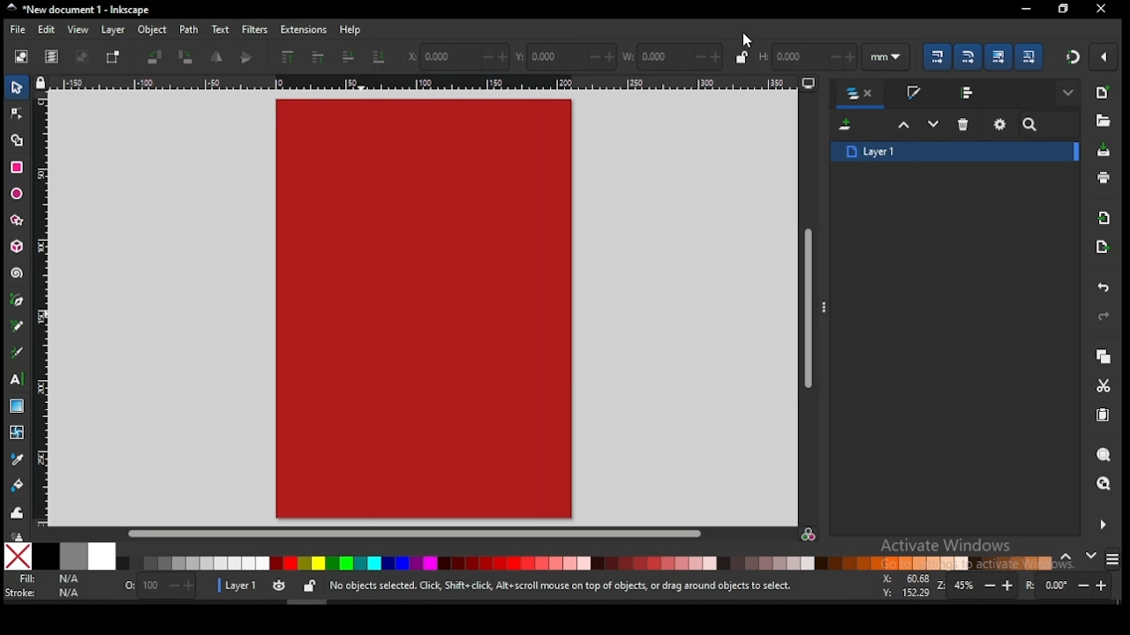 The image size is (1130, 635). What do you see at coordinates (806, 55) in the screenshot?
I see `height of selection` at bounding box center [806, 55].